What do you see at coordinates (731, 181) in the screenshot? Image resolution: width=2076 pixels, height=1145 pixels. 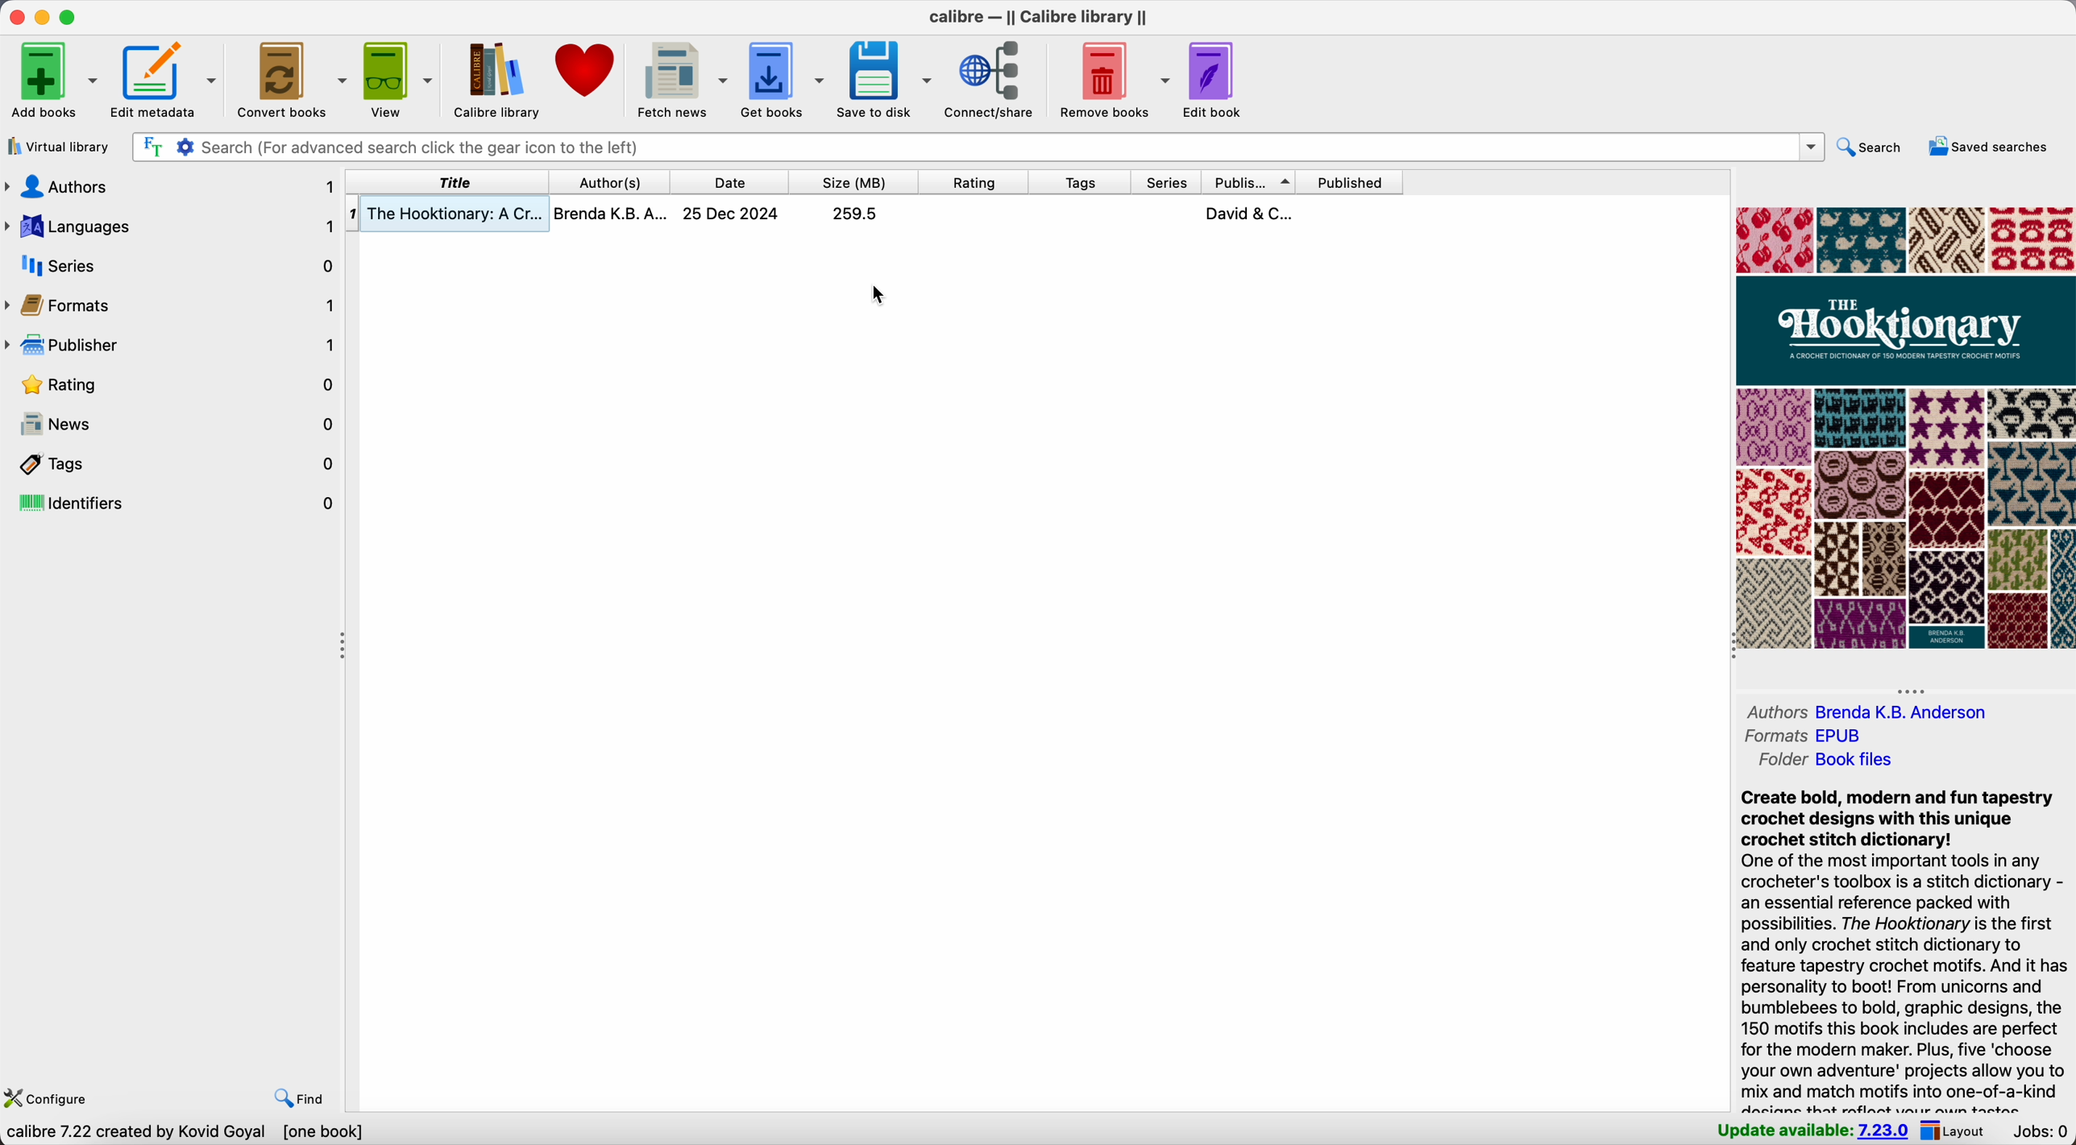 I see `date` at bounding box center [731, 181].